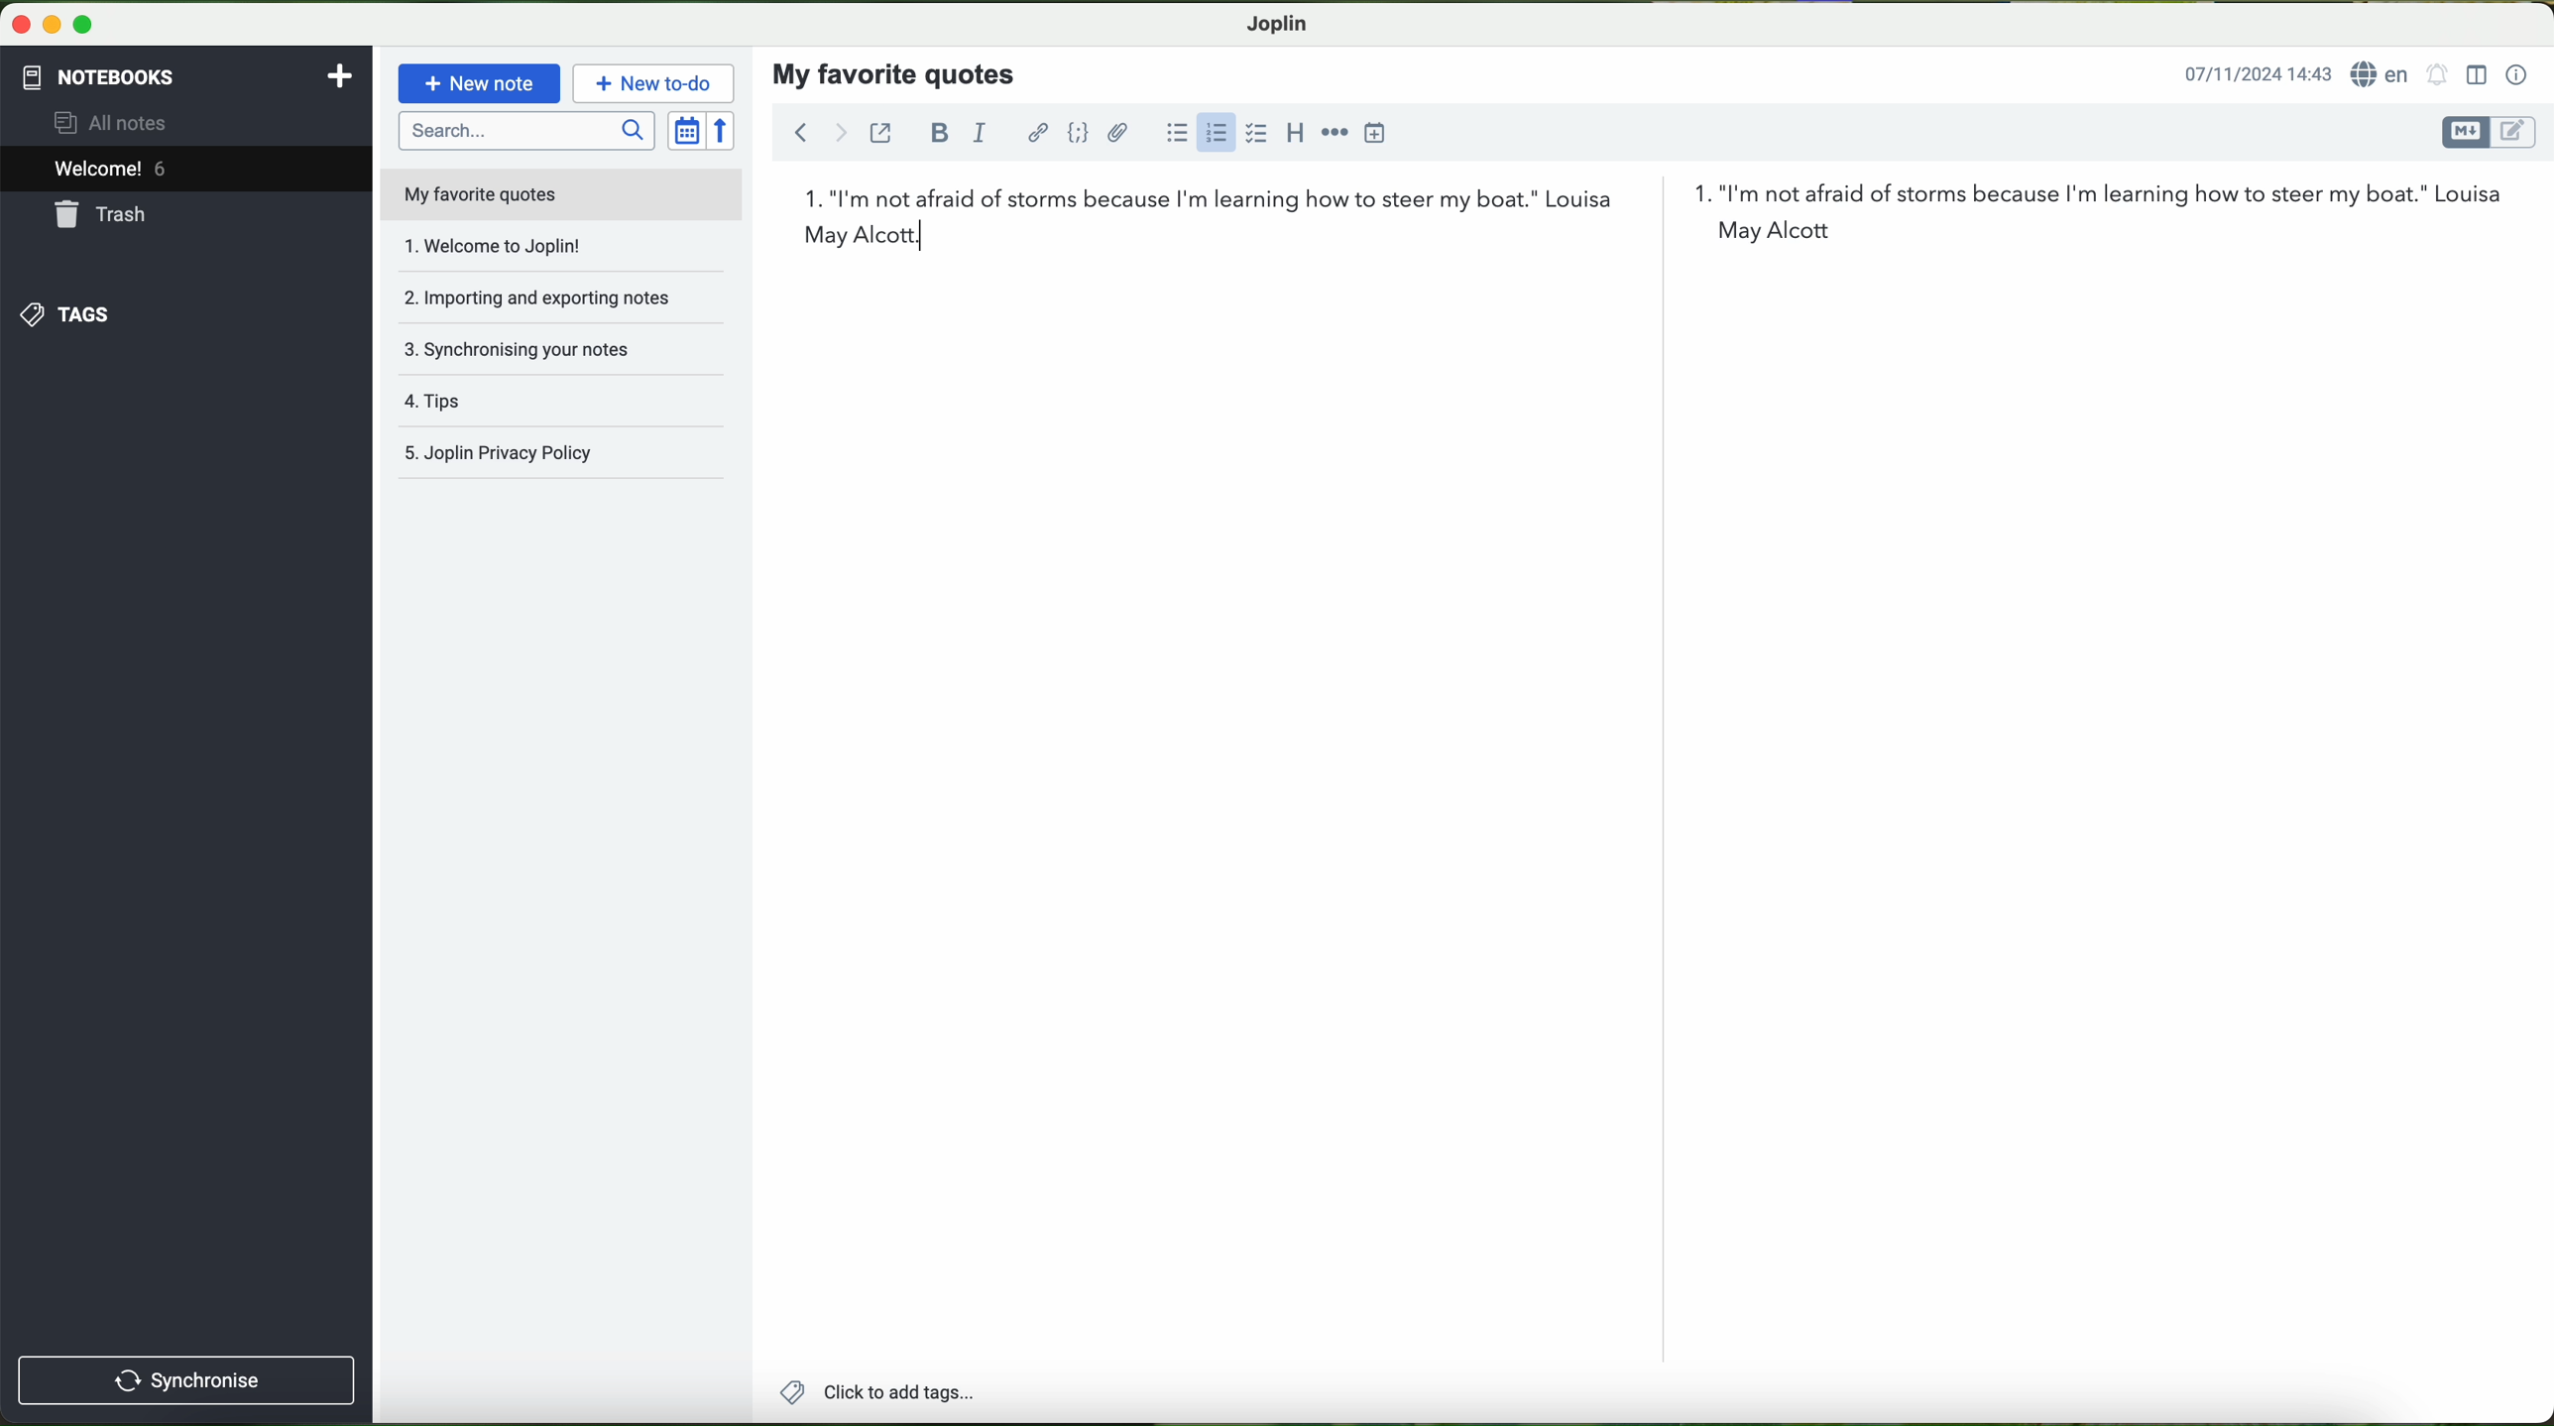 The height and width of the screenshot is (1426, 2554). Describe the element at coordinates (523, 129) in the screenshot. I see `search bar` at that location.